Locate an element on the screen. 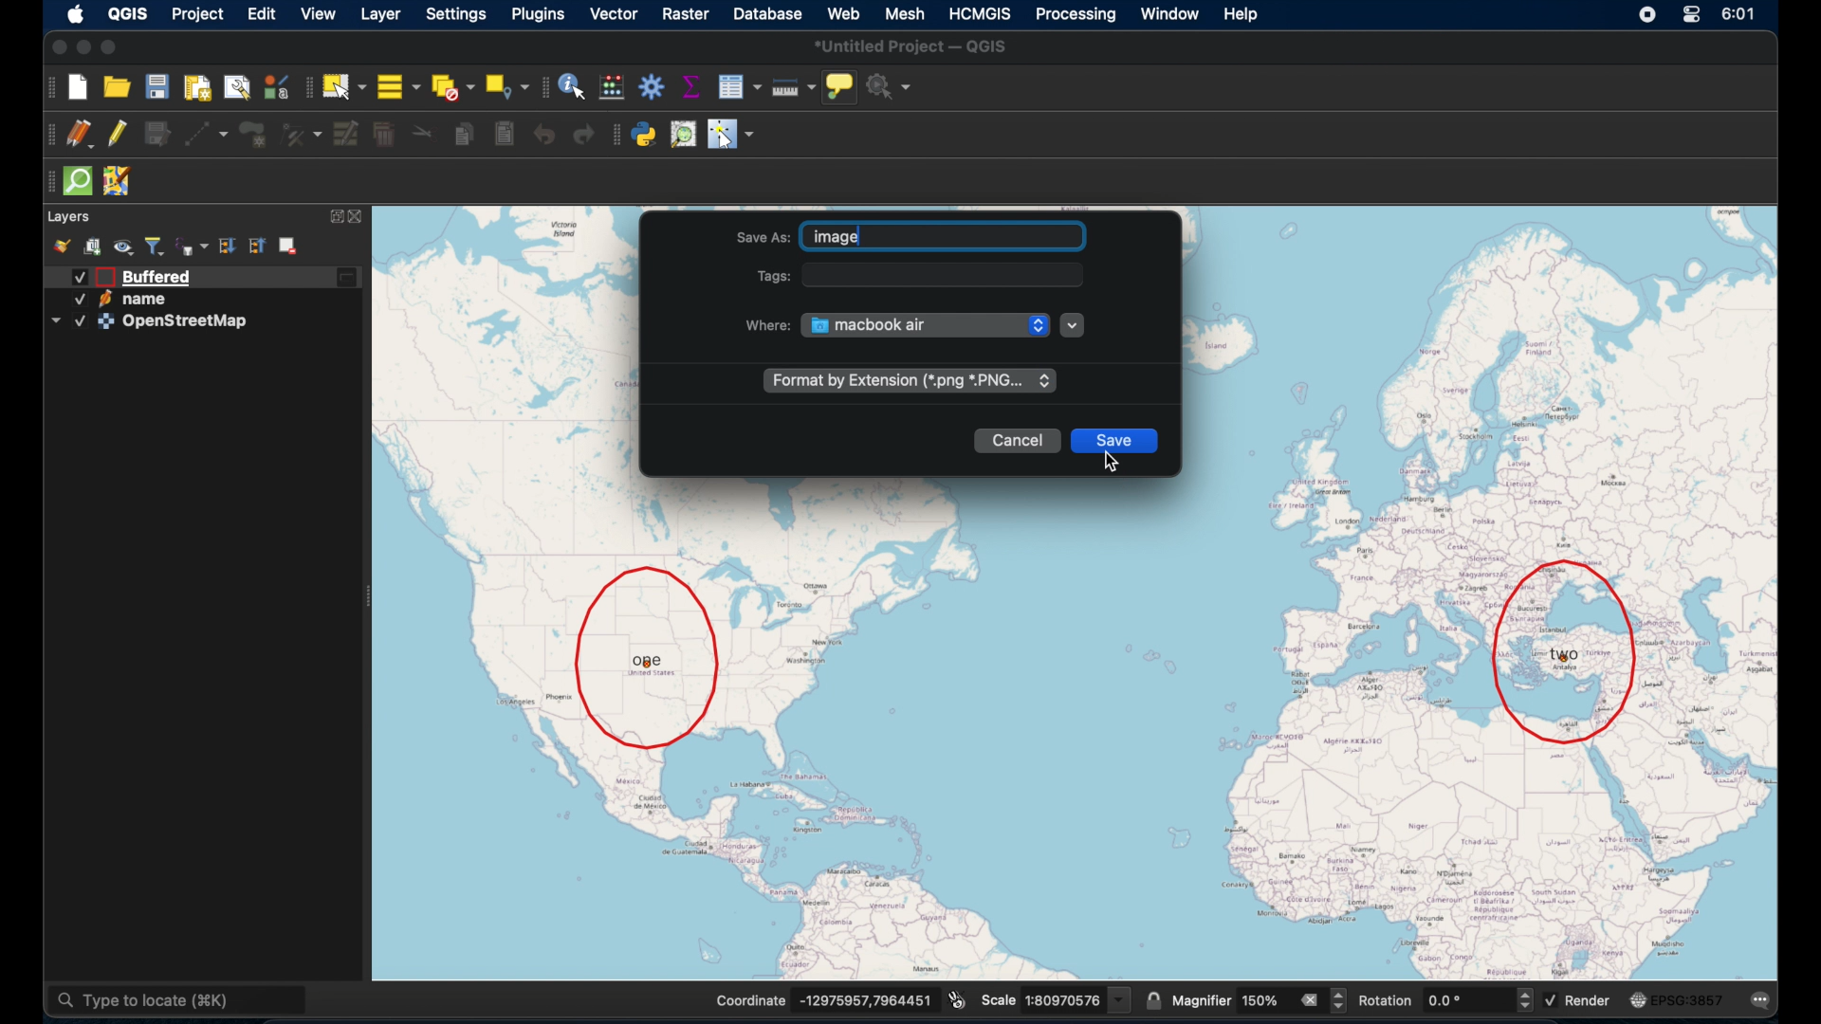 The image size is (1821, 1024). Coordinate -13832896,11715938 is located at coordinates (818, 1000).